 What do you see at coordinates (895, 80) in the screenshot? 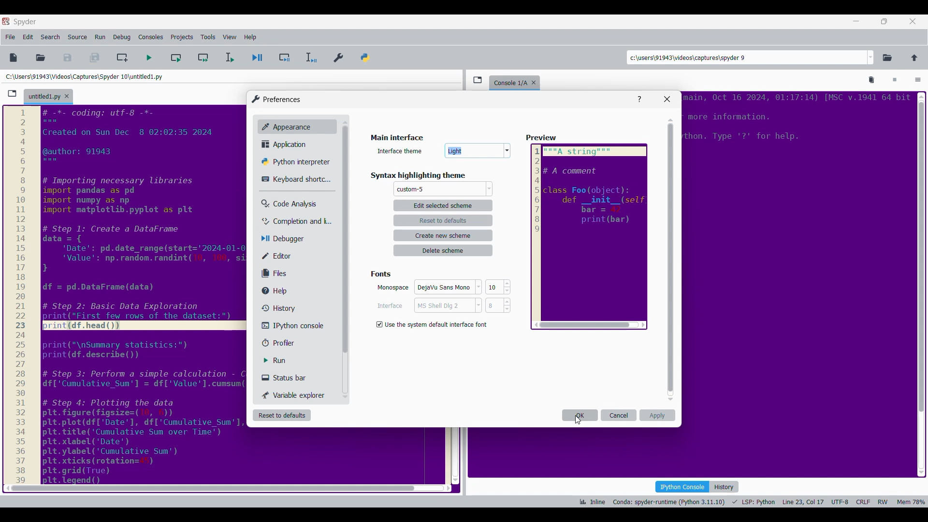
I see `Interrupt kernel` at bounding box center [895, 80].